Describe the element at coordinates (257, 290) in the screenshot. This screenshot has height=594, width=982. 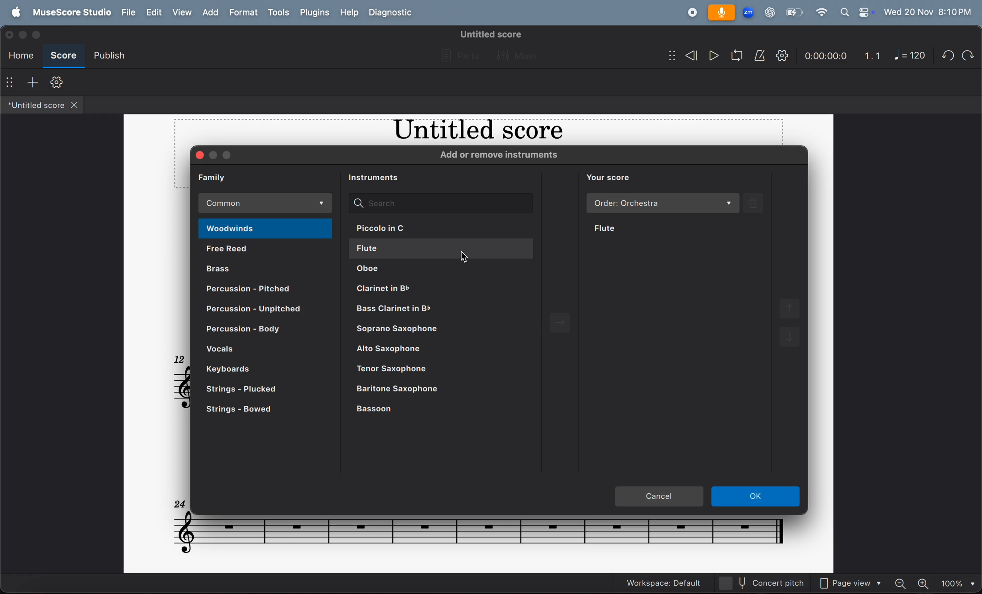
I see `percusion pitched` at that location.